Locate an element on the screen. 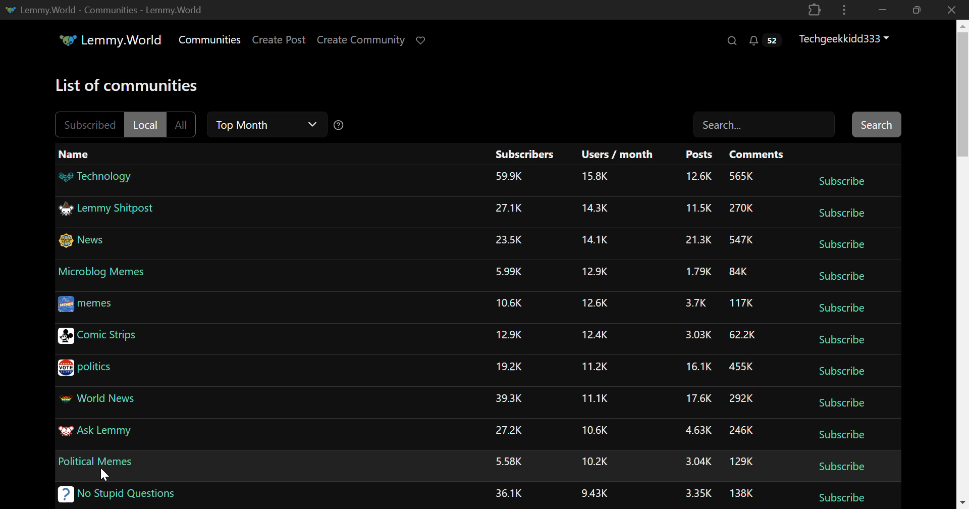  Amount is located at coordinates (742, 238).